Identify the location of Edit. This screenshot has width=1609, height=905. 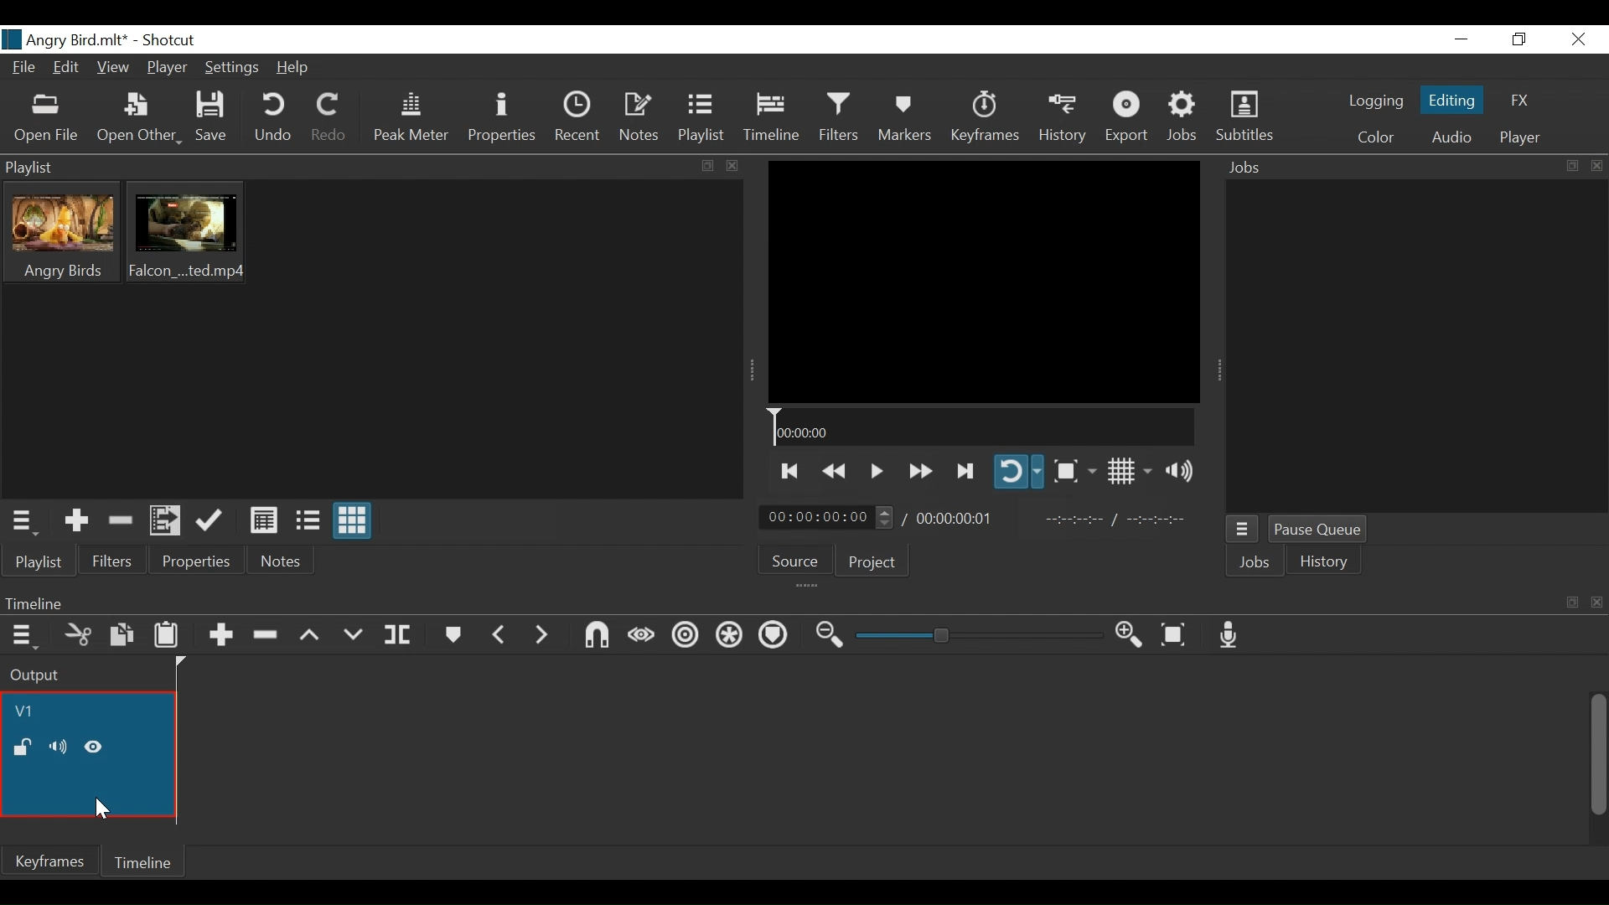
(68, 67).